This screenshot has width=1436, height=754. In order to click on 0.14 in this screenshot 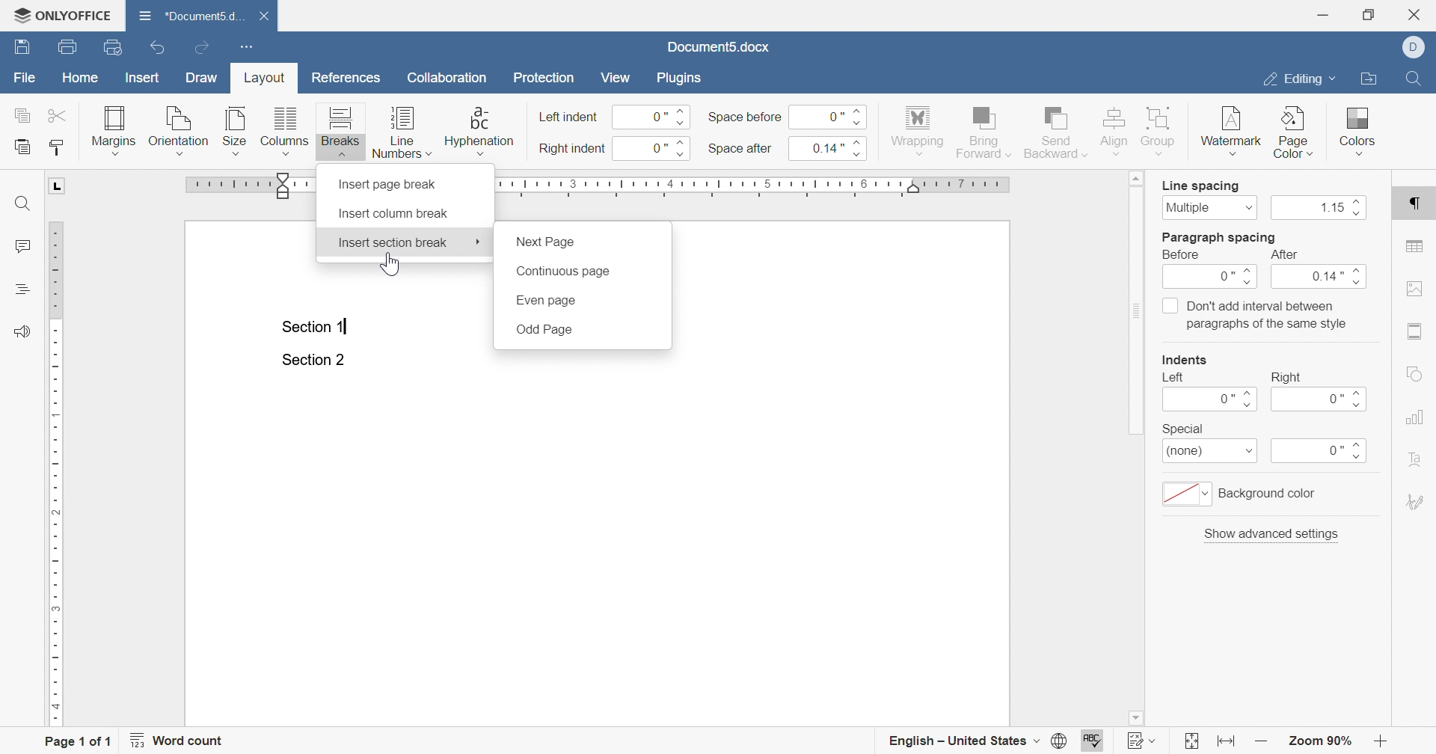, I will do `click(834, 147)`.